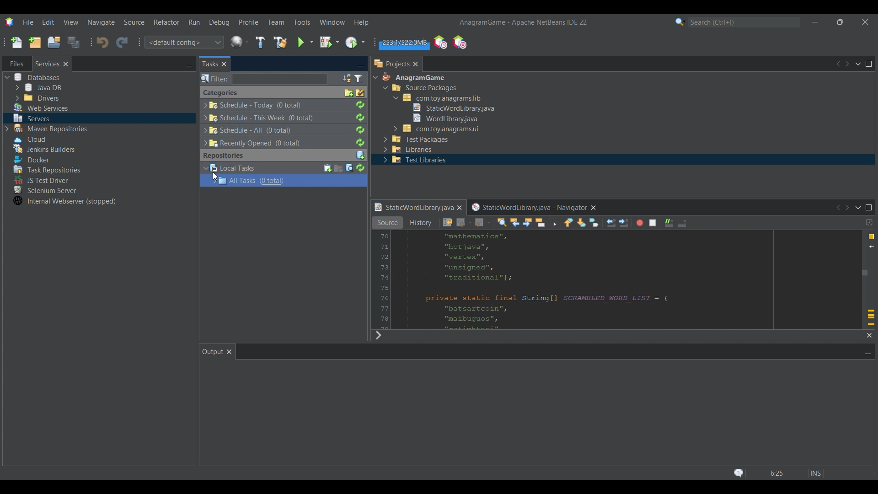  What do you see at coordinates (409, 150) in the screenshot?
I see `` at bounding box center [409, 150].